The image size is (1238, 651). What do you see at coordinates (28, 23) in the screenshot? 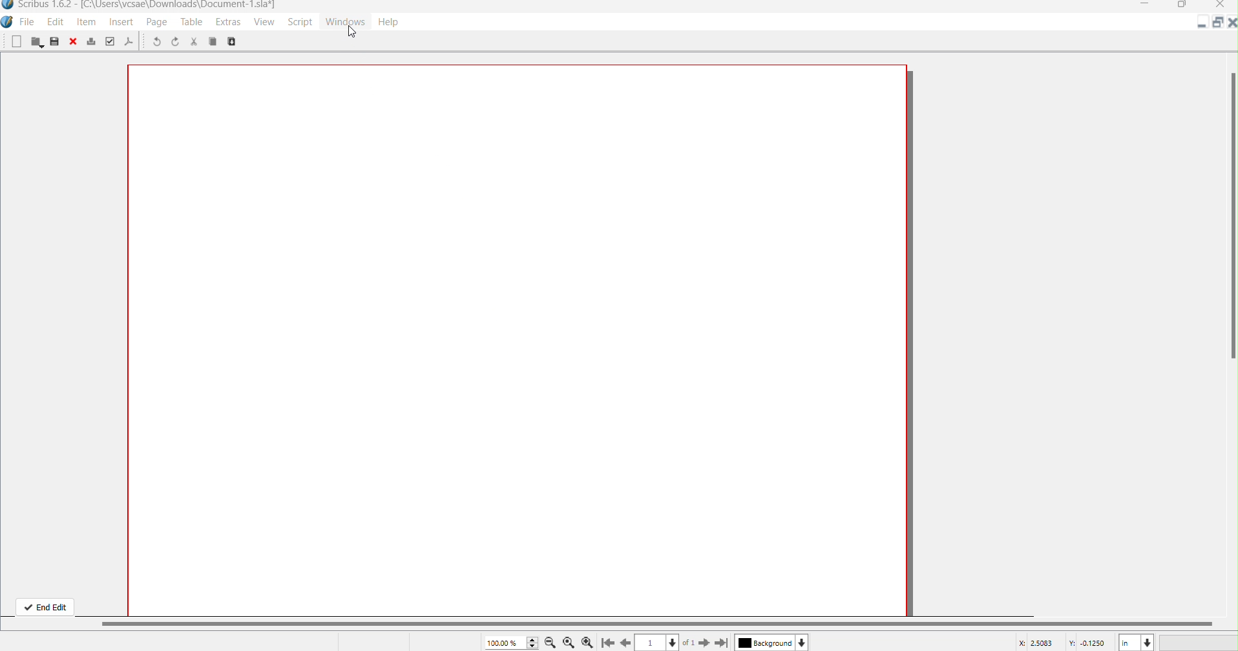
I see `File` at bounding box center [28, 23].